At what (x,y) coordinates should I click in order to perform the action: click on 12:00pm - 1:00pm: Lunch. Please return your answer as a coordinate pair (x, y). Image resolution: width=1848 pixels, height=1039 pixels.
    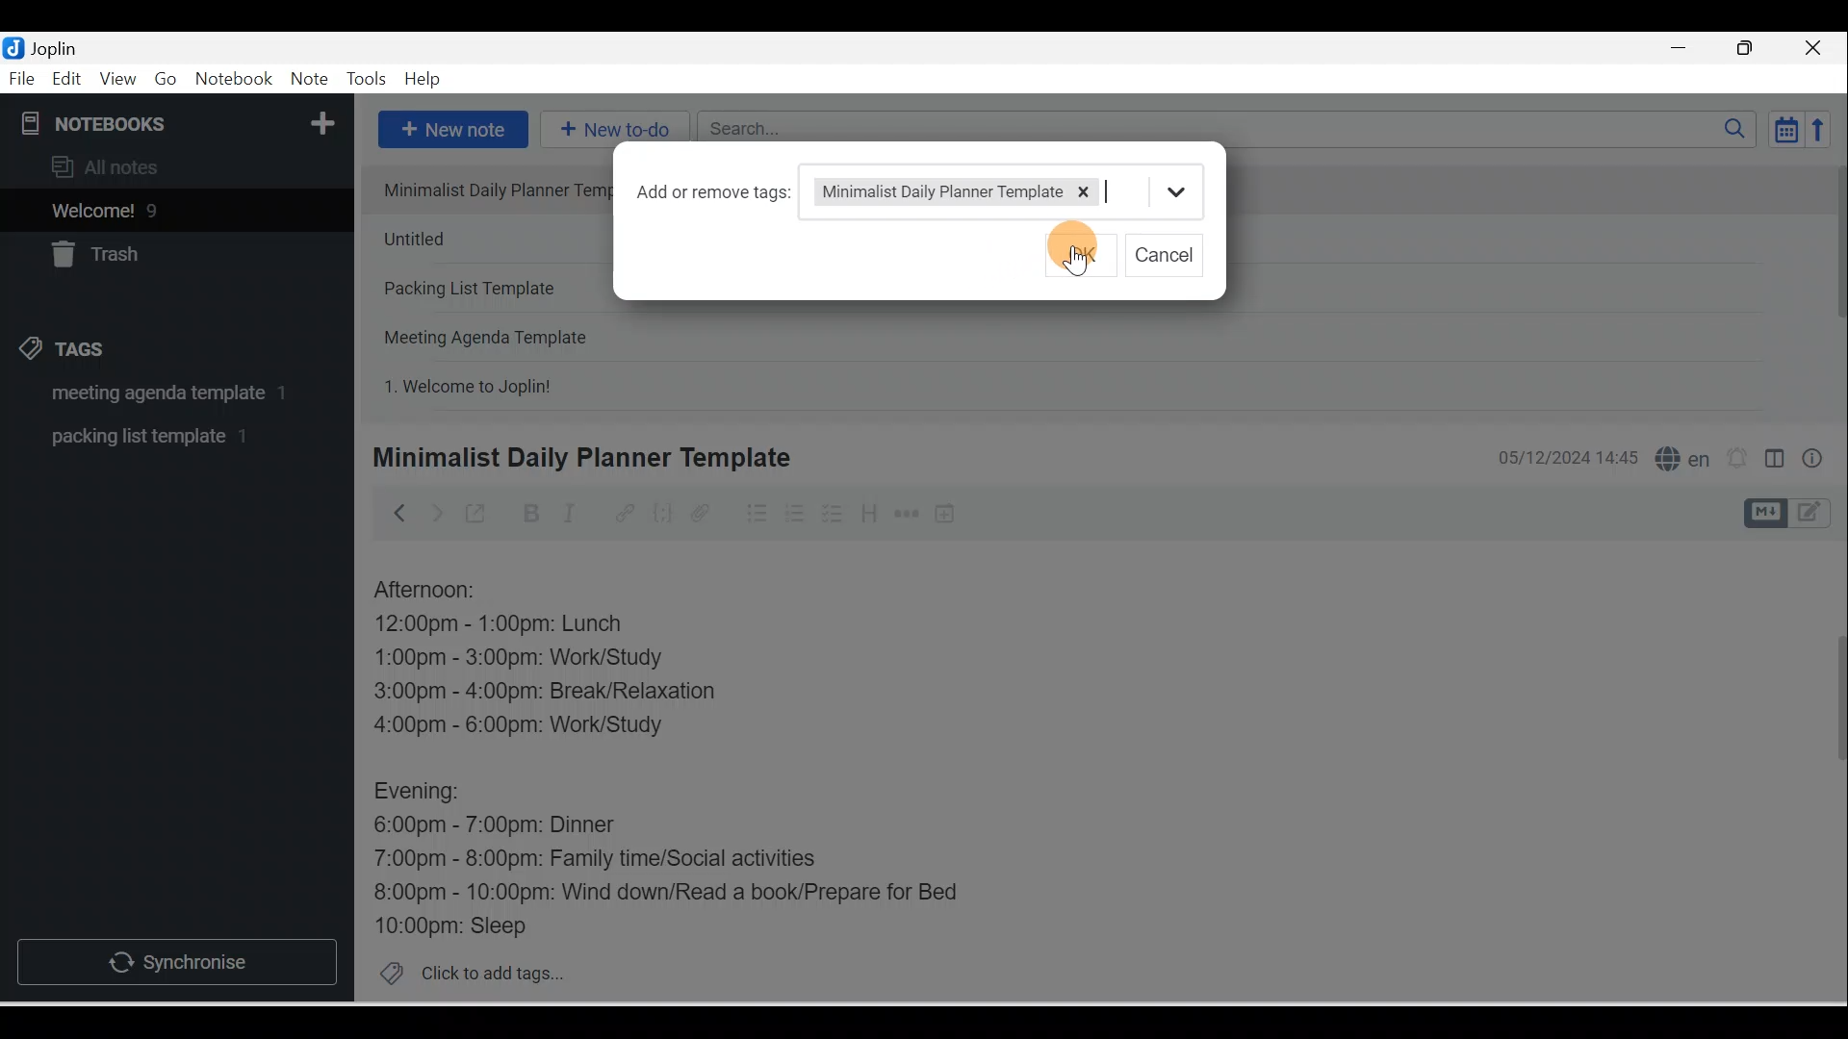
    Looking at the image, I should click on (521, 625).